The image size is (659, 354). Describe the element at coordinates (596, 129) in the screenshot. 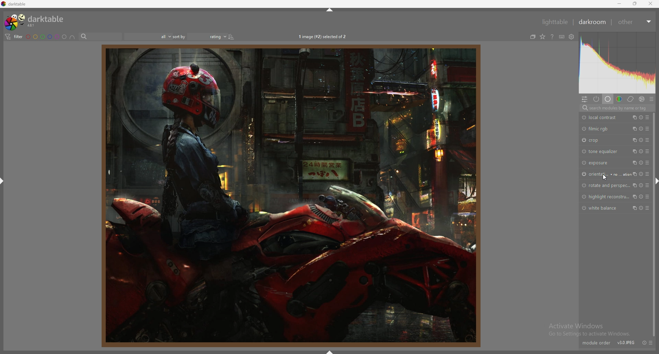

I see `filmic rgb` at that location.